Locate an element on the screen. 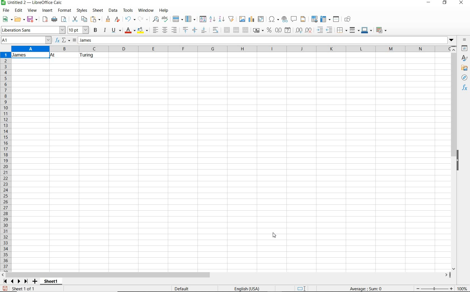 The image size is (470, 292). spelling is located at coordinates (165, 19).